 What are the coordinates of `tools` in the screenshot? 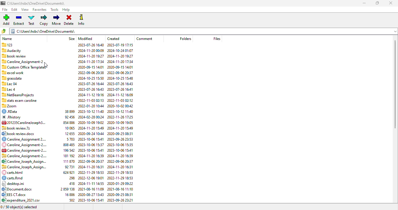 It's located at (54, 10).